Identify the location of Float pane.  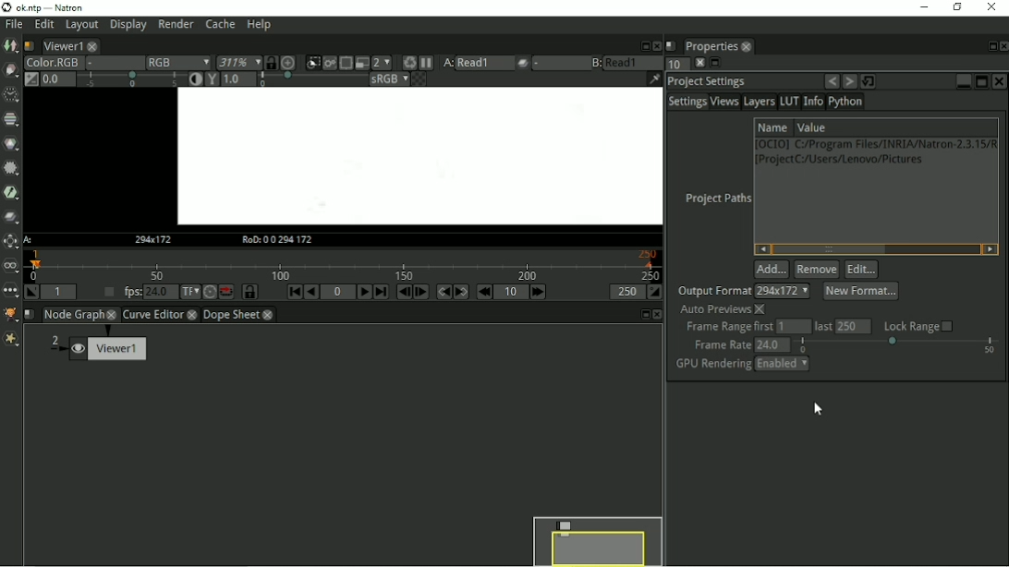
(643, 315).